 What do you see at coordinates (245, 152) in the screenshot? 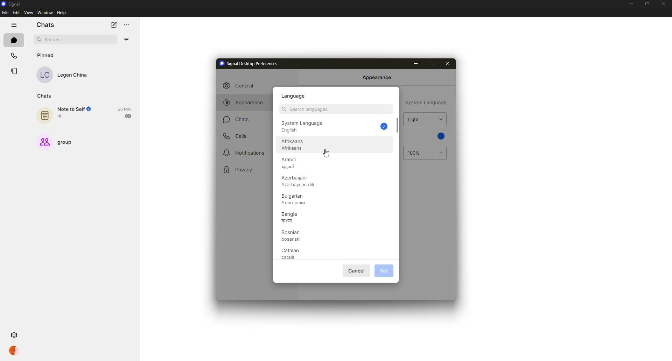
I see `notifications` at bounding box center [245, 152].